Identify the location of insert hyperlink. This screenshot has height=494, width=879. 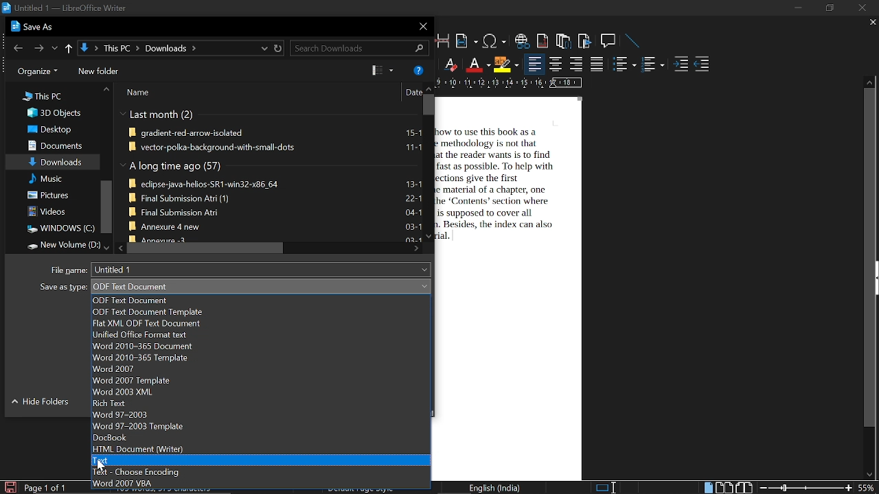
(523, 41).